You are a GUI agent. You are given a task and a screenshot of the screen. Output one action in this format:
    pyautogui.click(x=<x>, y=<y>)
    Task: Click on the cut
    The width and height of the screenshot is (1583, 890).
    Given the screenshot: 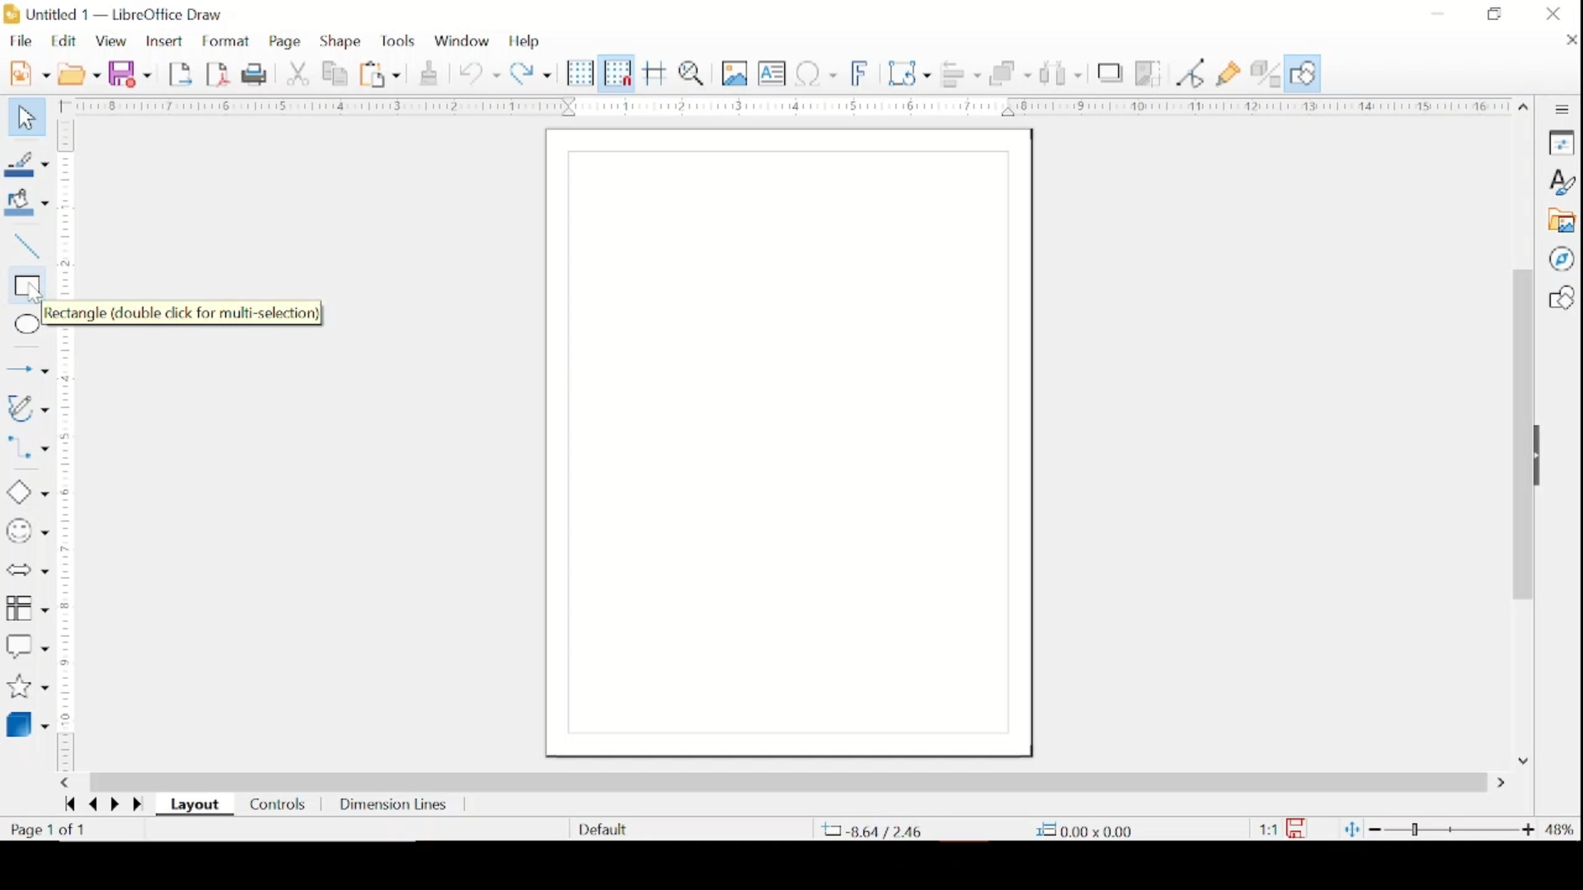 What is the action you would take?
    pyautogui.click(x=299, y=73)
    